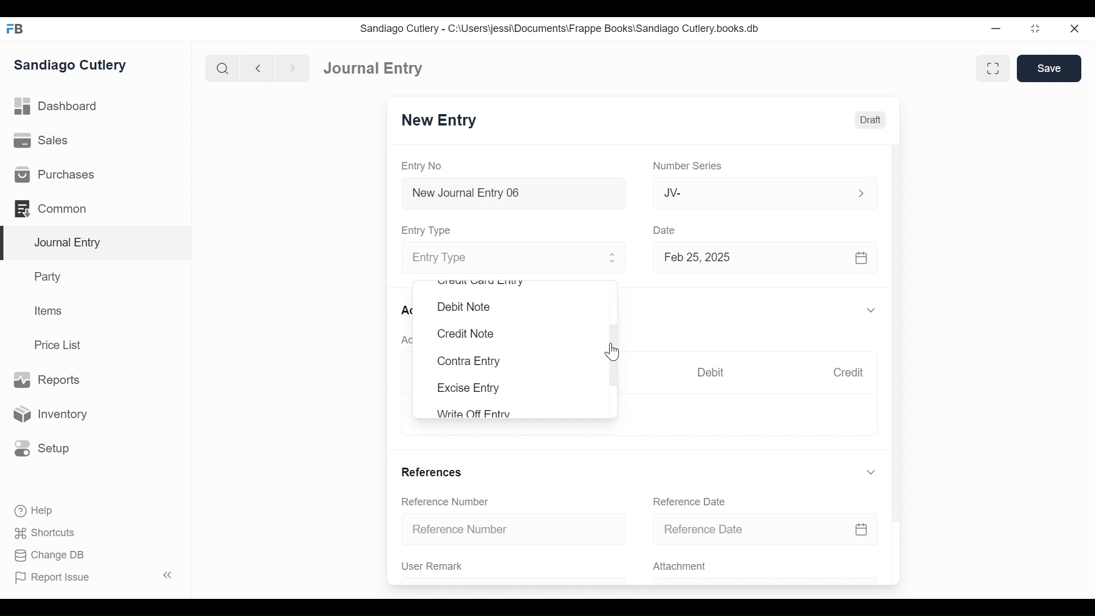 This screenshot has width=1095, height=616. What do you see at coordinates (16, 29) in the screenshot?
I see `Frappe Books Desktop icon` at bounding box center [16, 29].